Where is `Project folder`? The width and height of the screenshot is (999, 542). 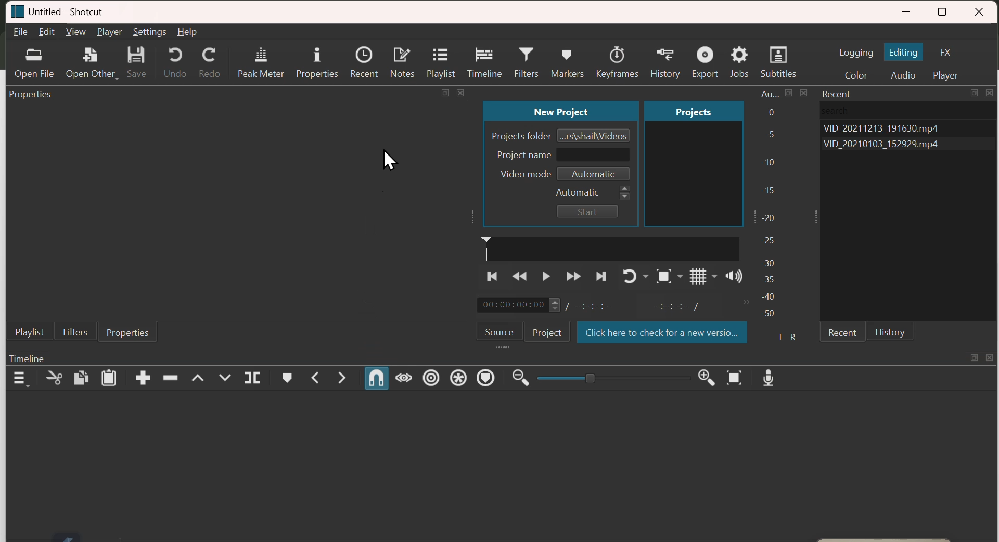 Project folder is located at coordinates (561, 135).